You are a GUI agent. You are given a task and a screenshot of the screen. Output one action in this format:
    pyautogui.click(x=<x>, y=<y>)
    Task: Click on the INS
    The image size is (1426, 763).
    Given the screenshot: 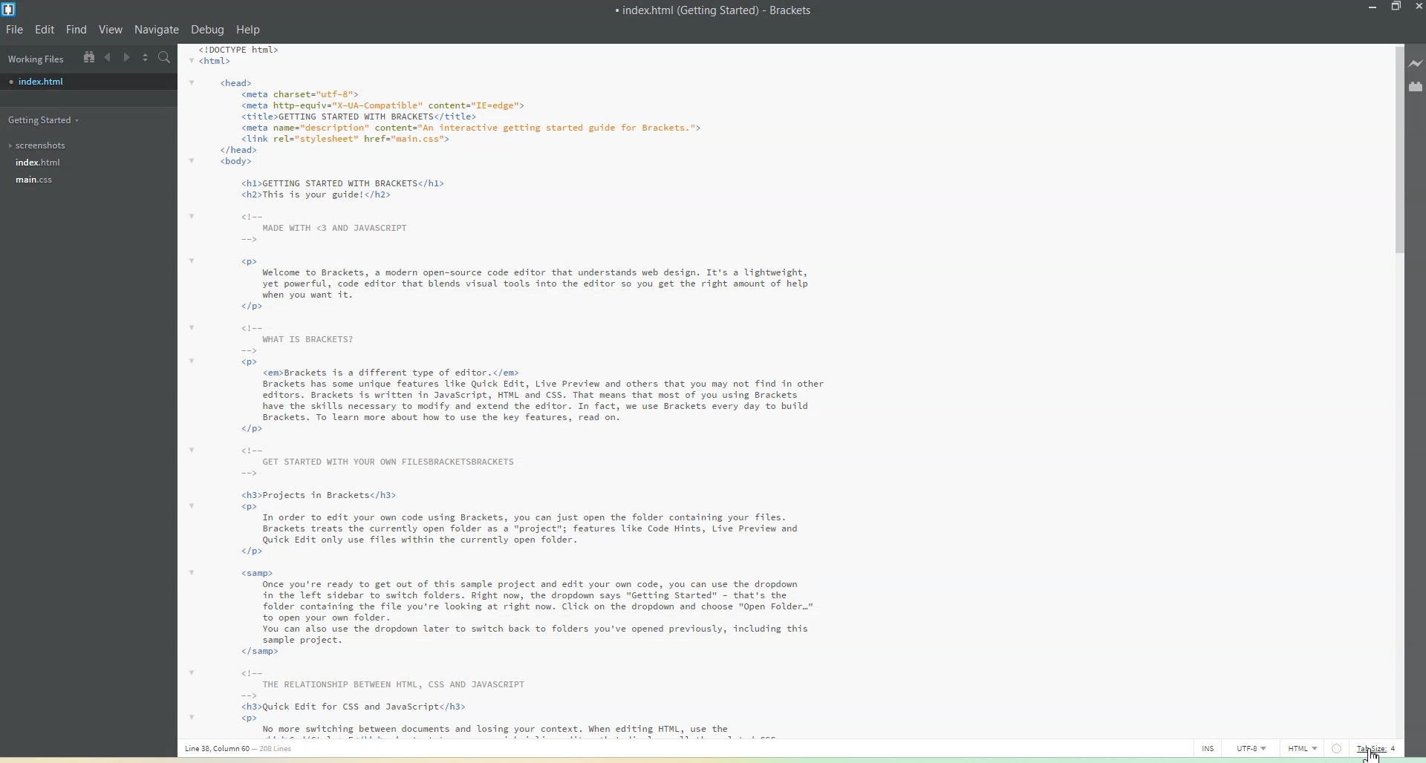 What is the action you would take?
    pyautogui.click(x=1208, y=747)
    